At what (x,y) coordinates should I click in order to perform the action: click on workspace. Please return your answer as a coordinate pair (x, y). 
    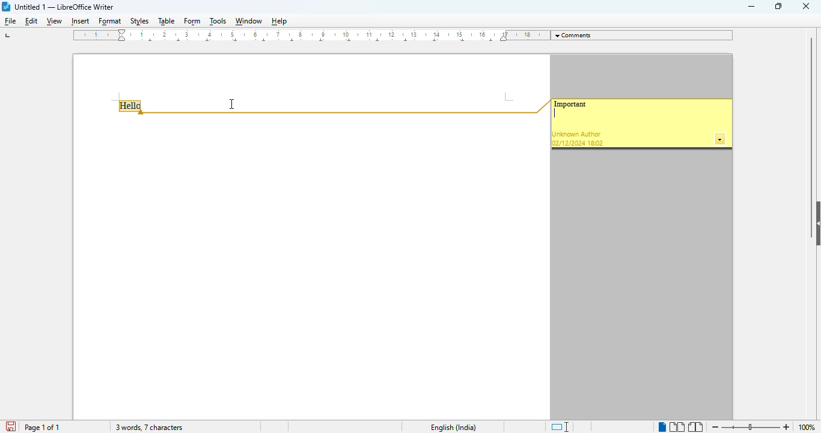
    Looking at the image, I should click on (310, 268).